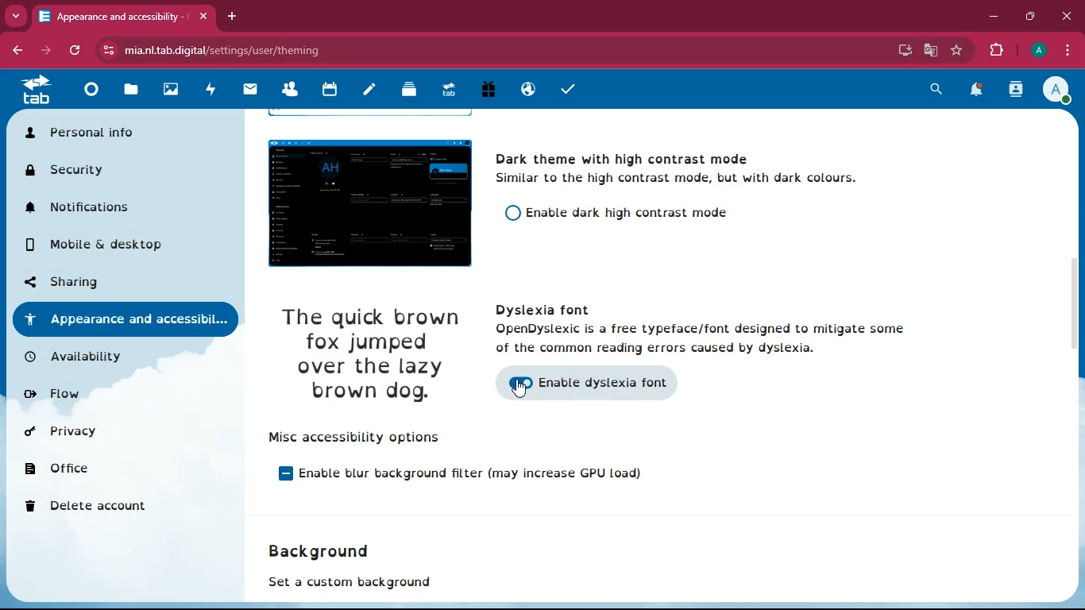 This screenshot has width=1085, height=610. I want to click on minimize, so click(991, 16).